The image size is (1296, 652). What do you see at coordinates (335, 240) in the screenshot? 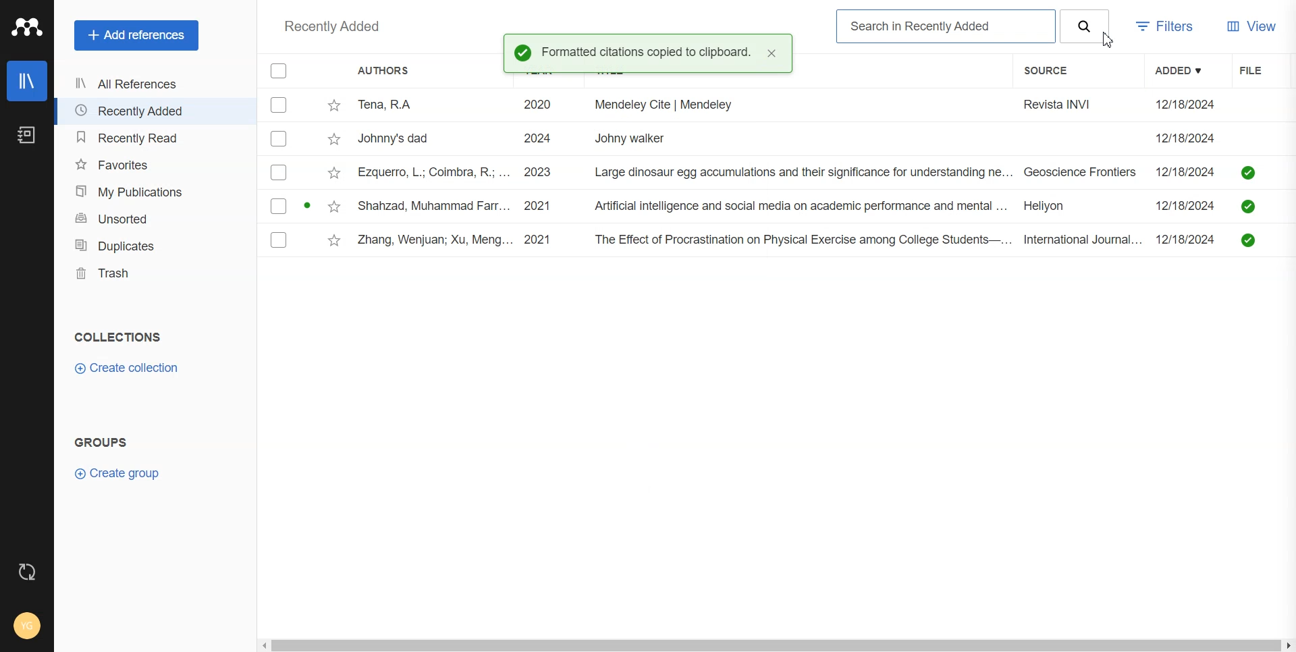
I see `Star` at bounding box center [335, 240].